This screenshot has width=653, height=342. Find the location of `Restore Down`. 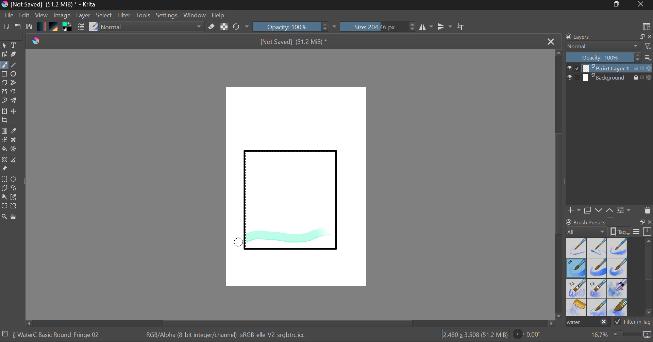

Restore Down is located at coordinates (596, 5).